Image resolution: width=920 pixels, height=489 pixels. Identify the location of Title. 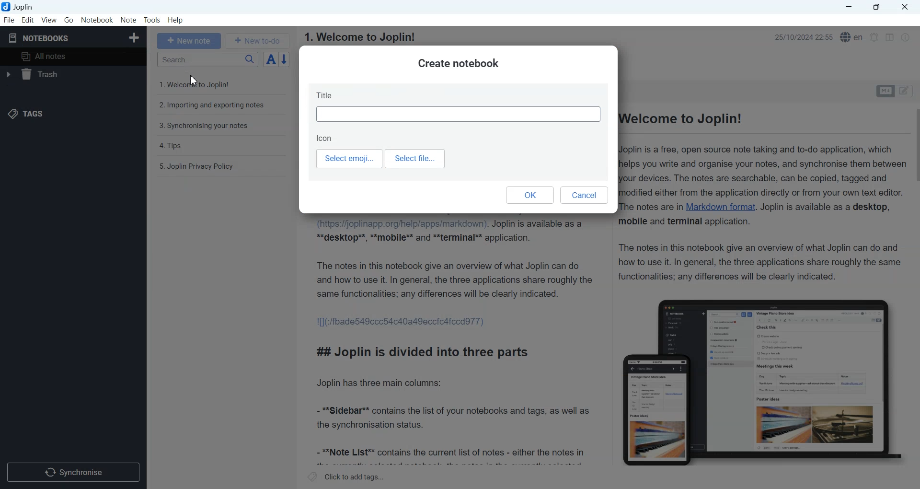
(459, 105).